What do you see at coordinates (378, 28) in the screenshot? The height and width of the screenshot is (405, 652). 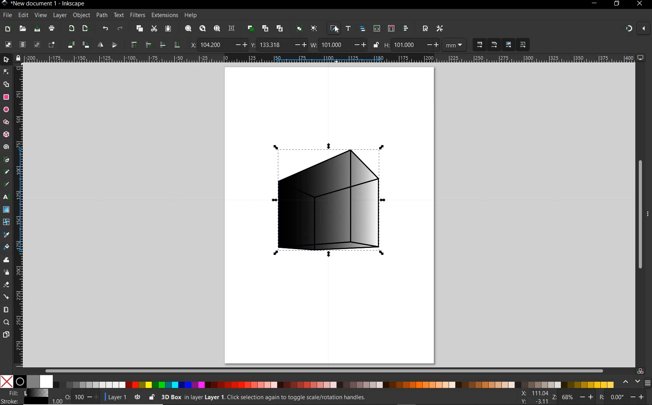 I see `OPEN XML EDITOR` at bounding box center [378, 28].